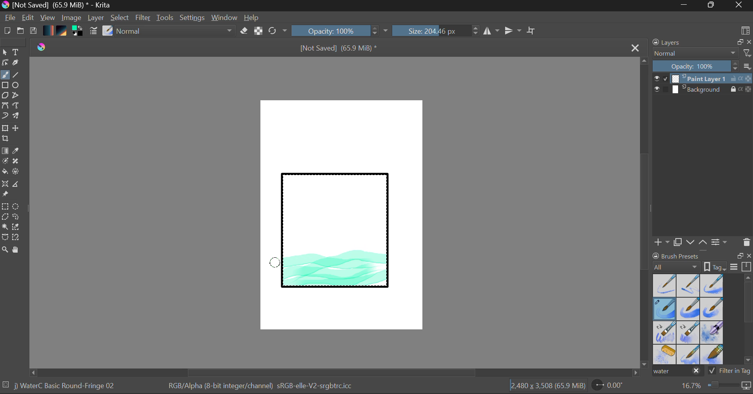 Image resolution: width=753 pixels, height=394 pixels. What do you see at coordinates (703, 80) in the screenshot?
I see `Layer 1` at bounding box center [703, 80].